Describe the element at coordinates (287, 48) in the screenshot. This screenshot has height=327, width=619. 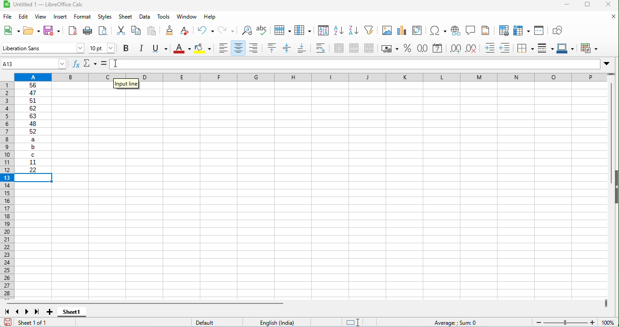
I see `center vertically` at that location.